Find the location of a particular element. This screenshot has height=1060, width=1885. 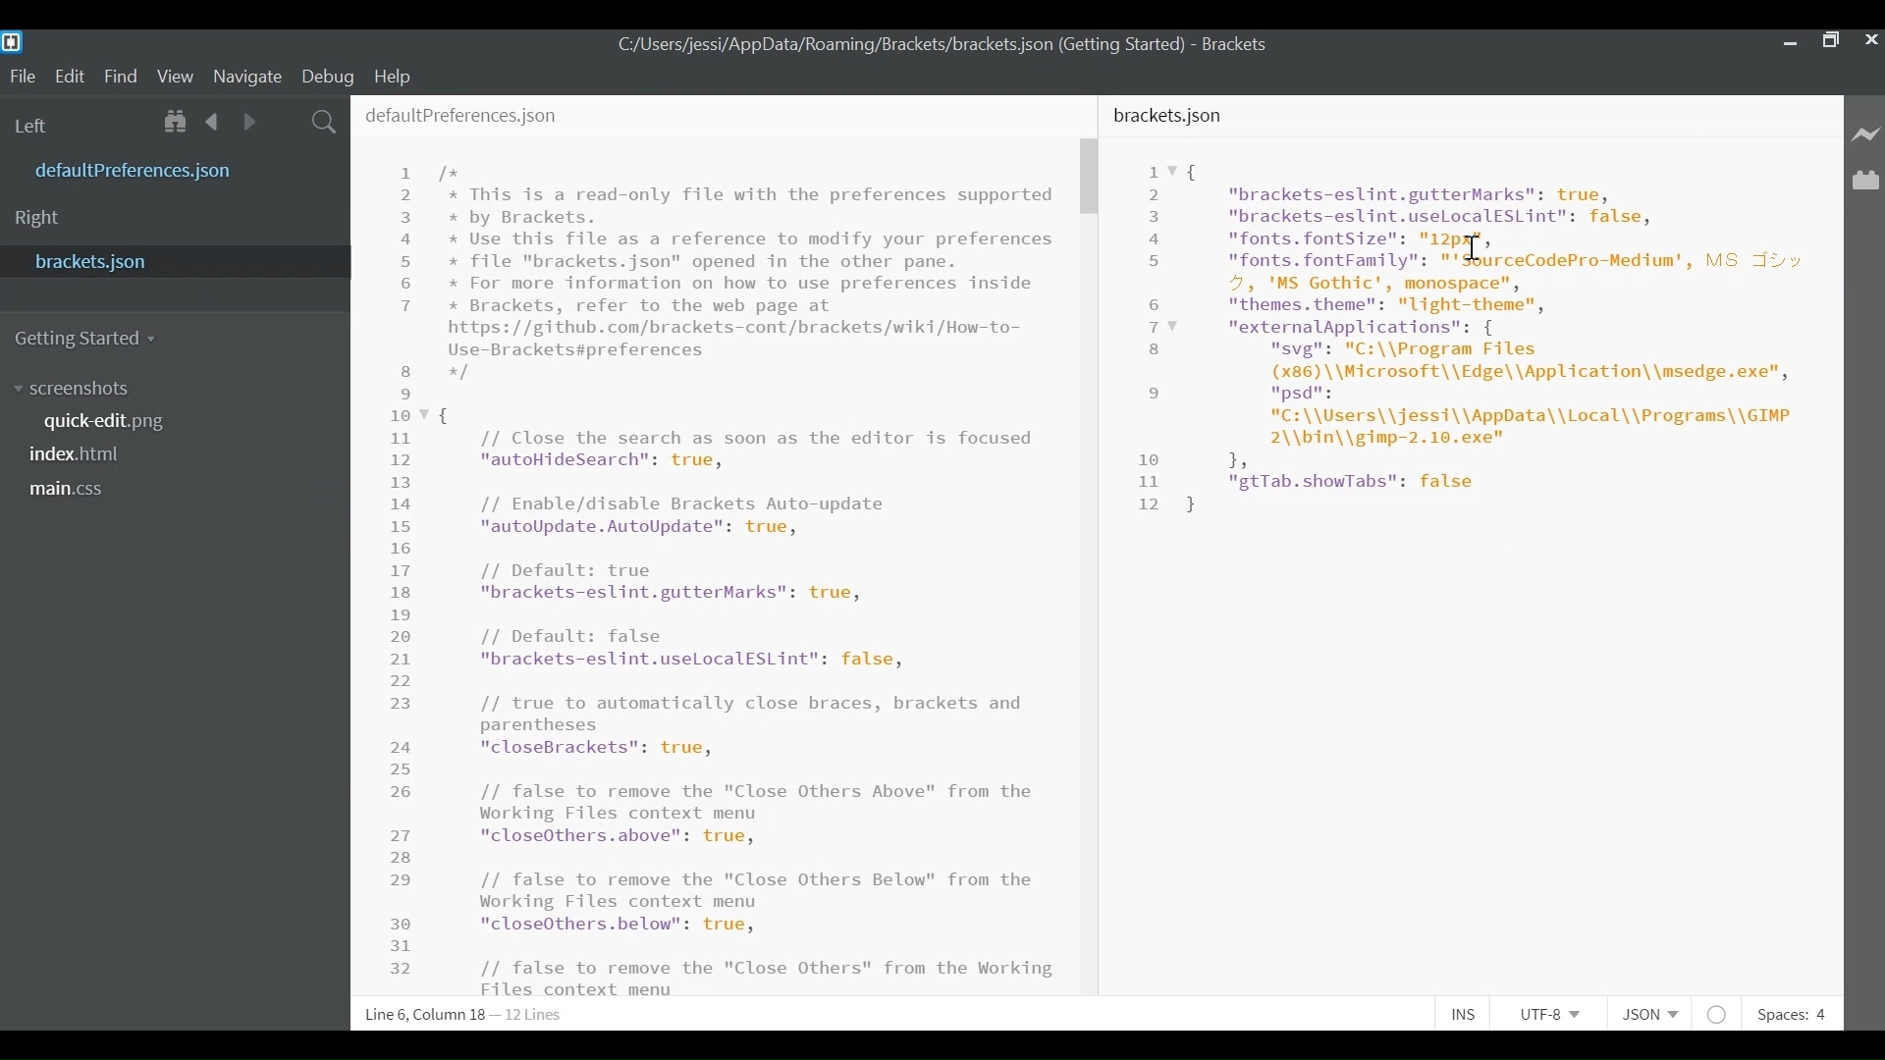

Right is located at coordinates (38, 218).